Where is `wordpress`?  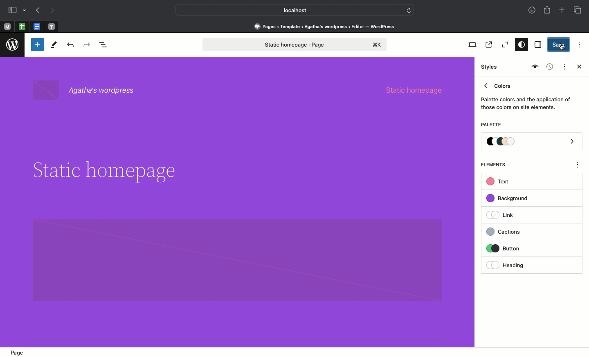
wordpress is located at coordinates (13, 45).